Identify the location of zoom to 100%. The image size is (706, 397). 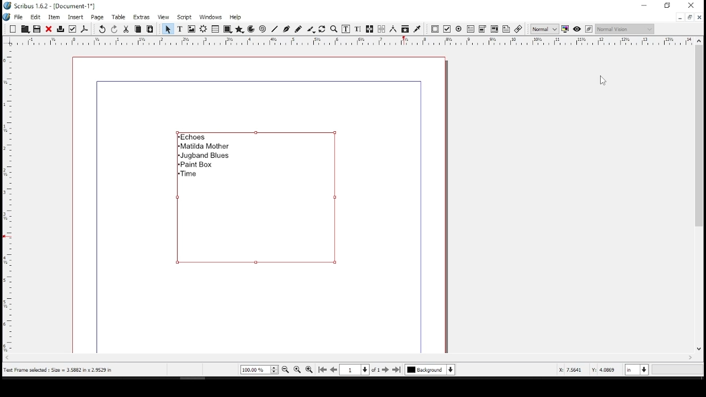
(297, 369).